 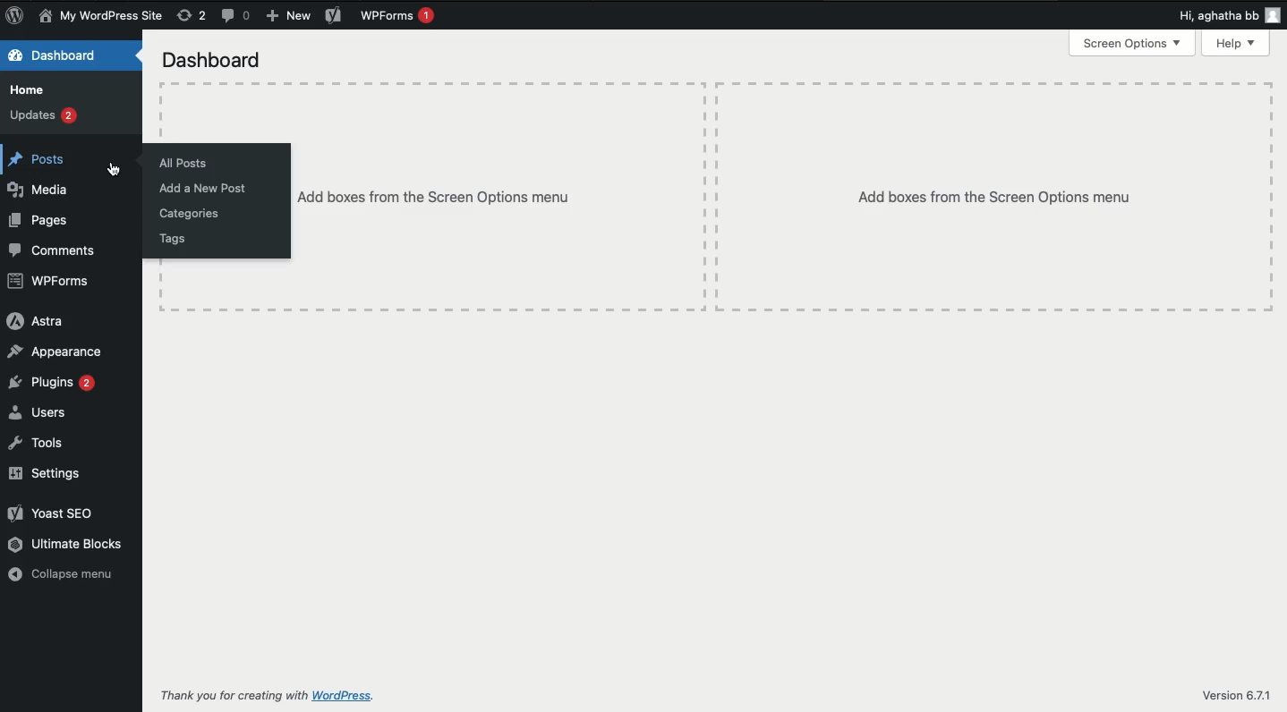 I want to click on Thank you for creating with WordPress, so click(x=234, y=695).